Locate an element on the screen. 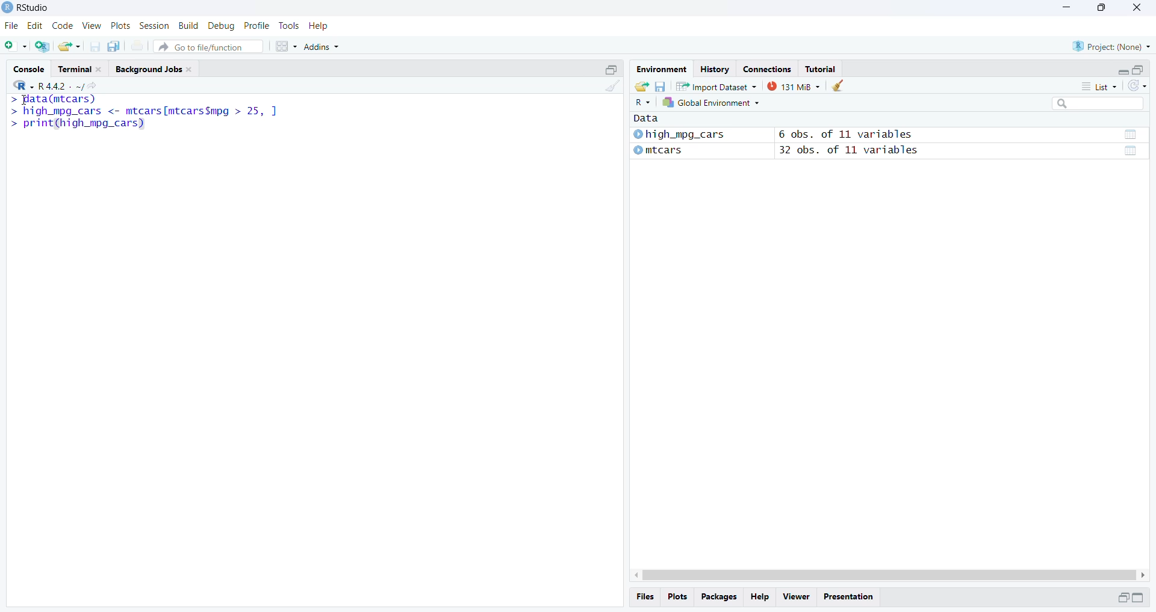 The width and height of the screenshot is (1156, 612). Tools is located at coordinates (288, 25).